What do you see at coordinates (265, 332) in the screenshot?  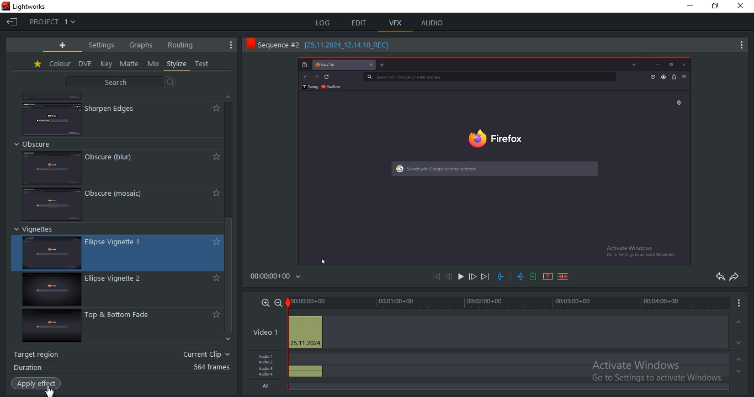 I see `Video 1` at bounding box center [265, 332].